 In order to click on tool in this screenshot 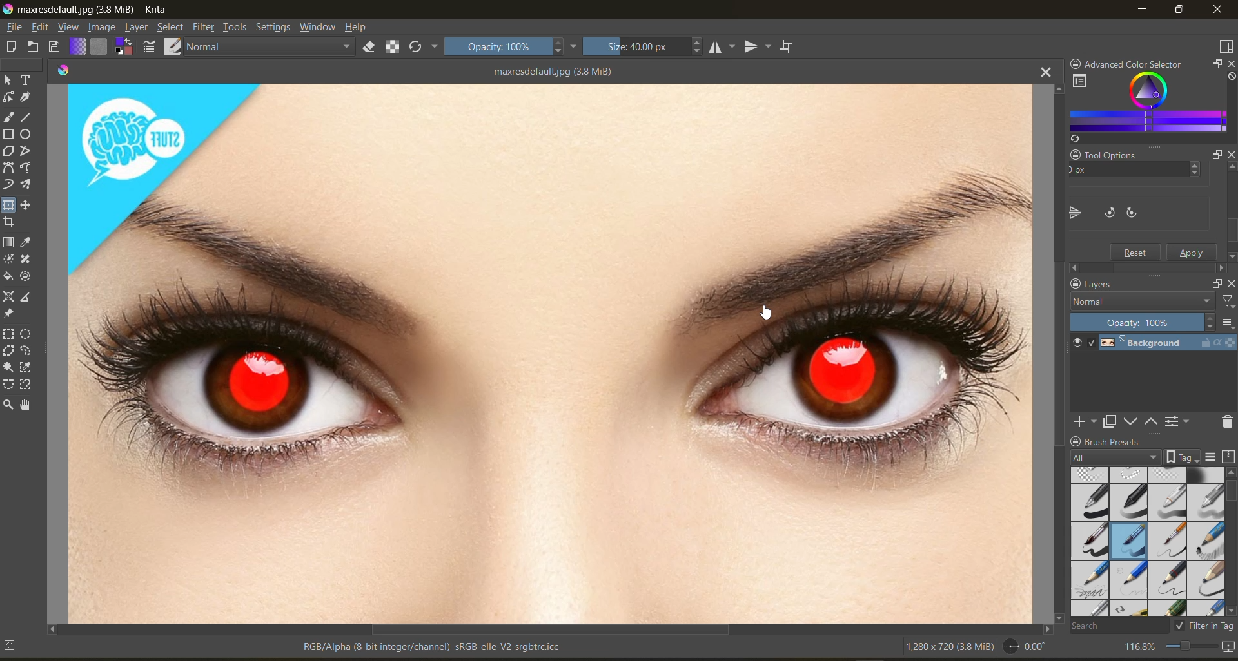, I will do `click(27, 351)`.